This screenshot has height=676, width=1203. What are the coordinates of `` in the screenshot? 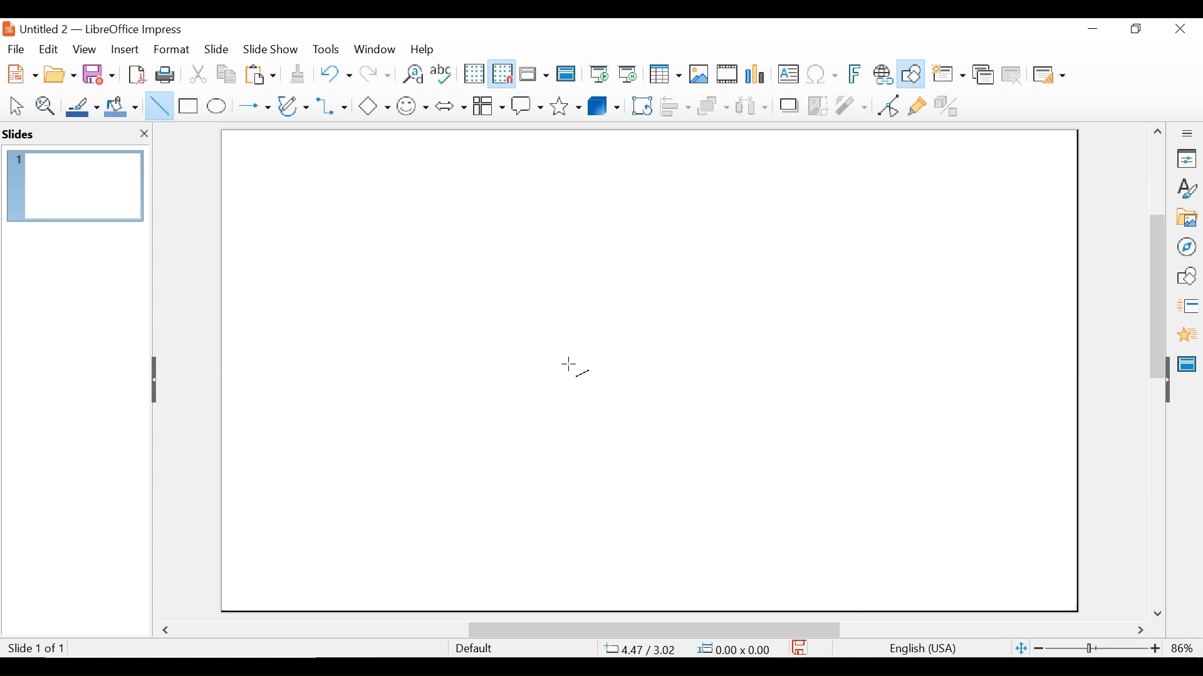 It's located at (488, 105).